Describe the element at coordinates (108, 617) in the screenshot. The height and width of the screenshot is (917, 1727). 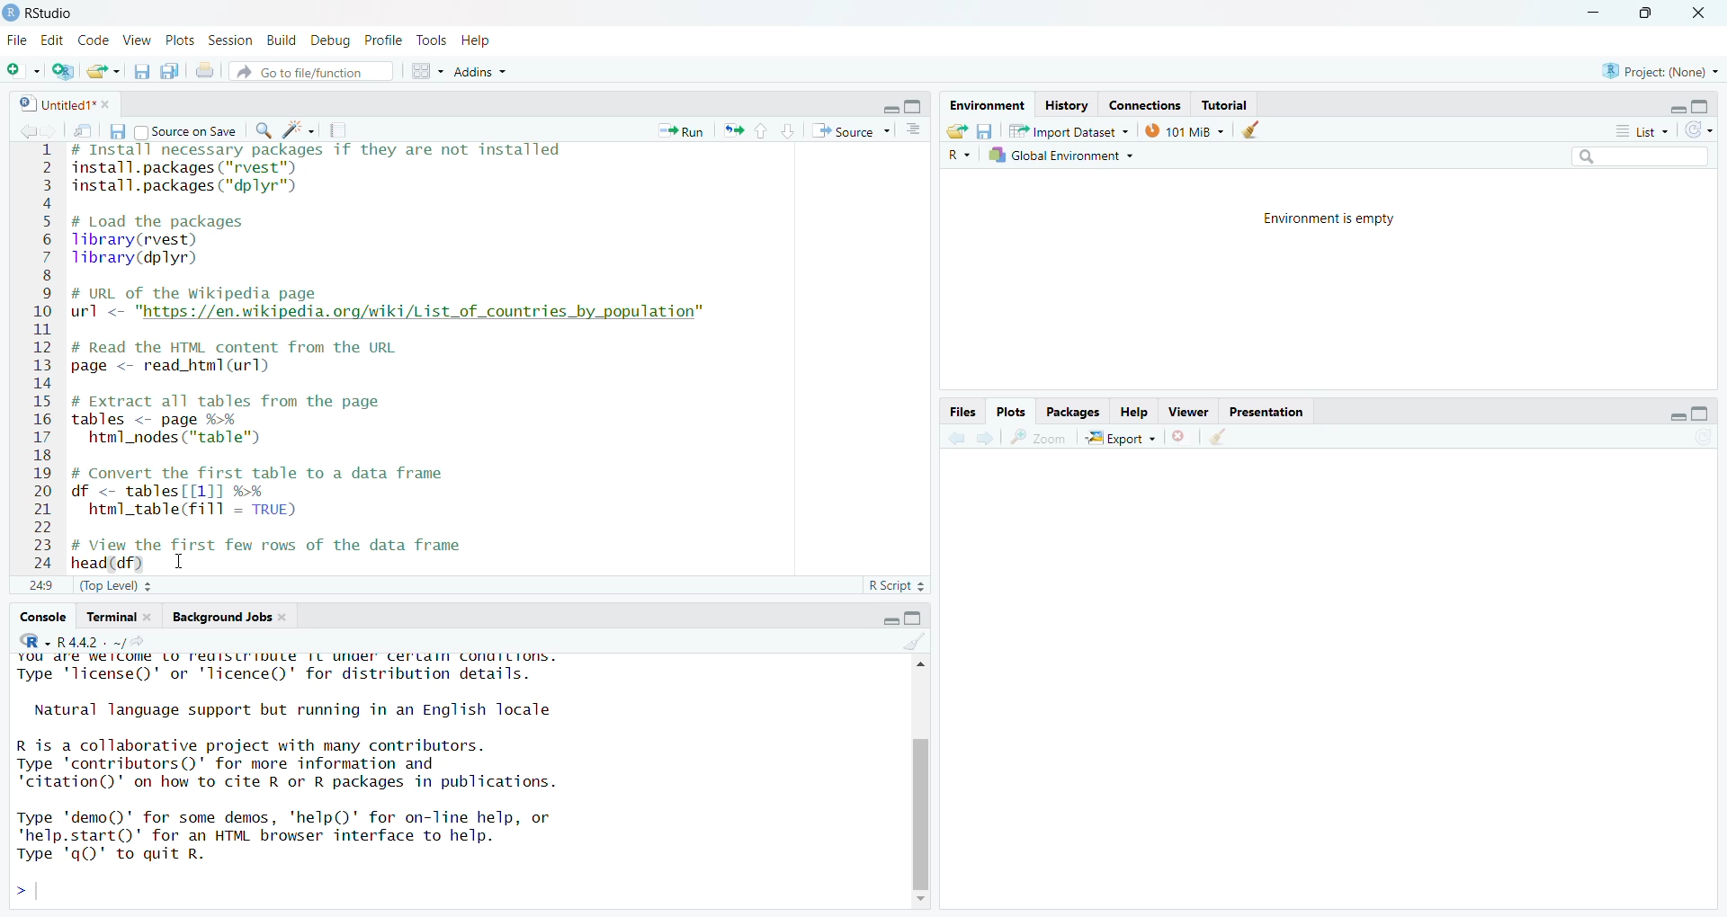
I see `Terminal` at that location.